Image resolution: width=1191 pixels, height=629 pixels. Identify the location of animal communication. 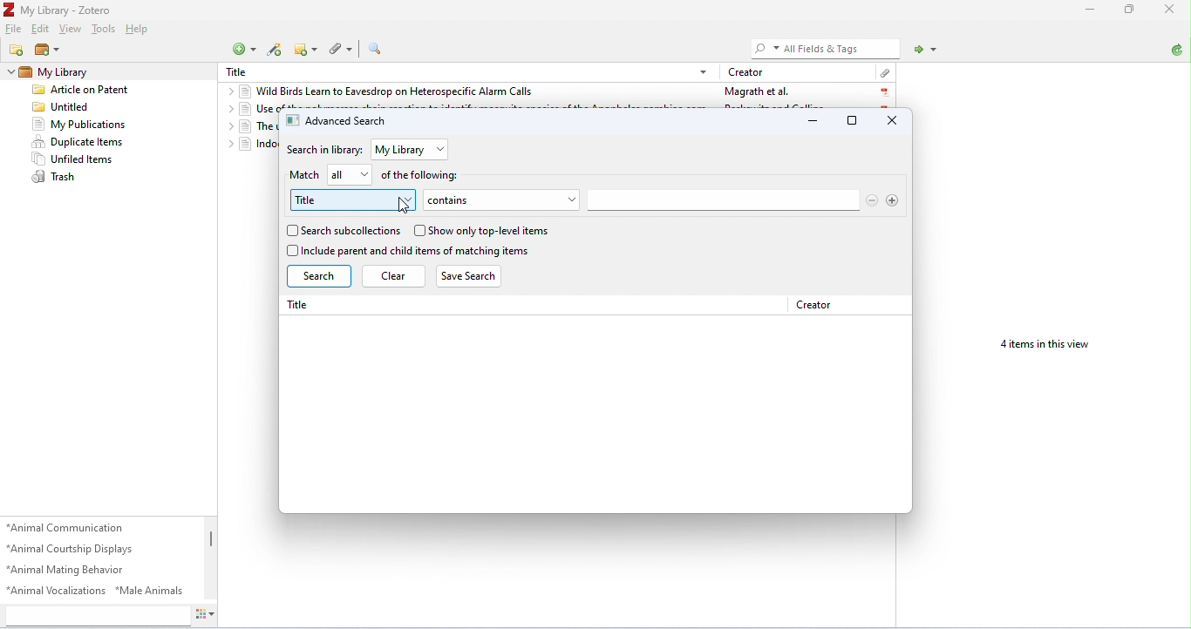
(67, 527).